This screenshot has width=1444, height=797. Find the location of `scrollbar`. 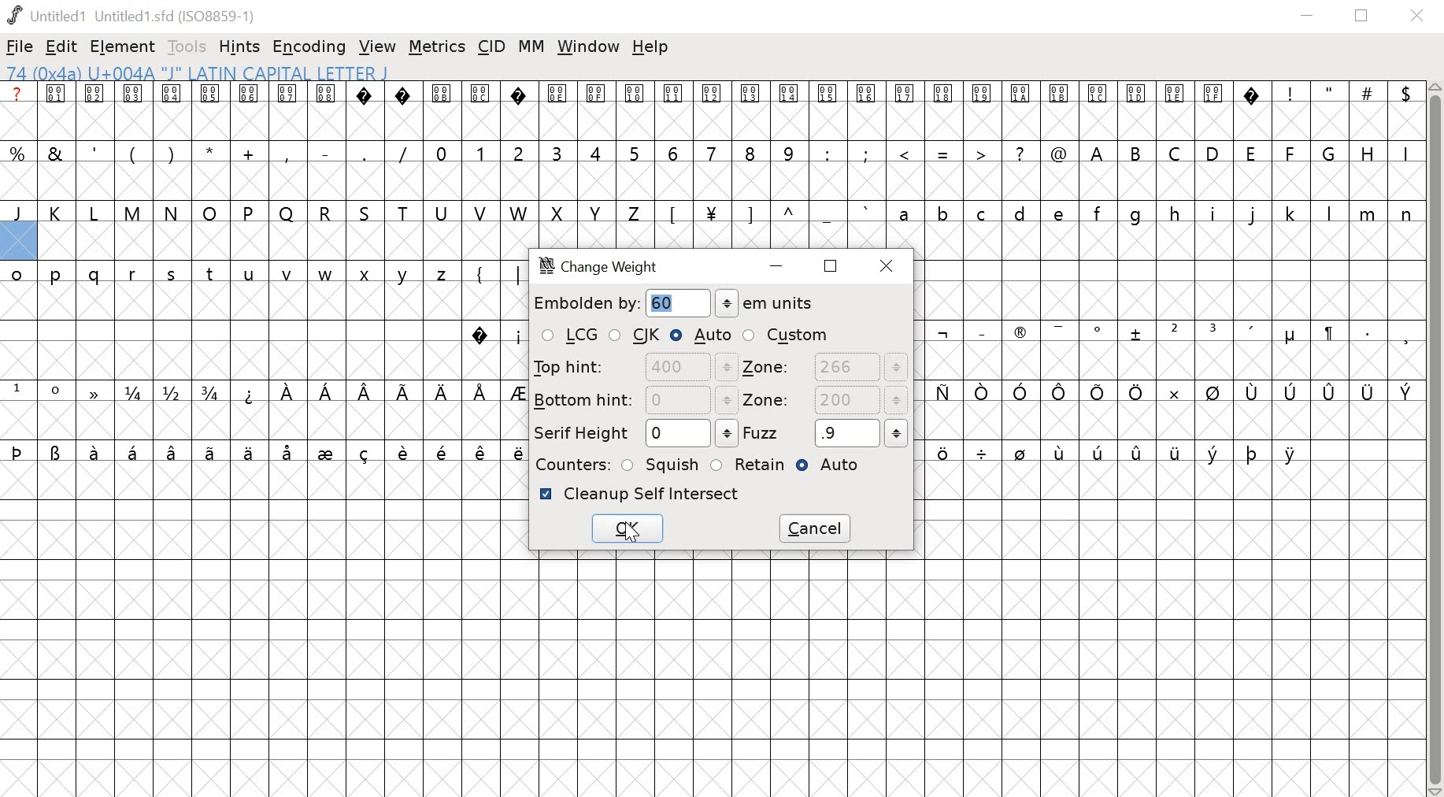

scrollbar is located at coordinates (1435, 439).